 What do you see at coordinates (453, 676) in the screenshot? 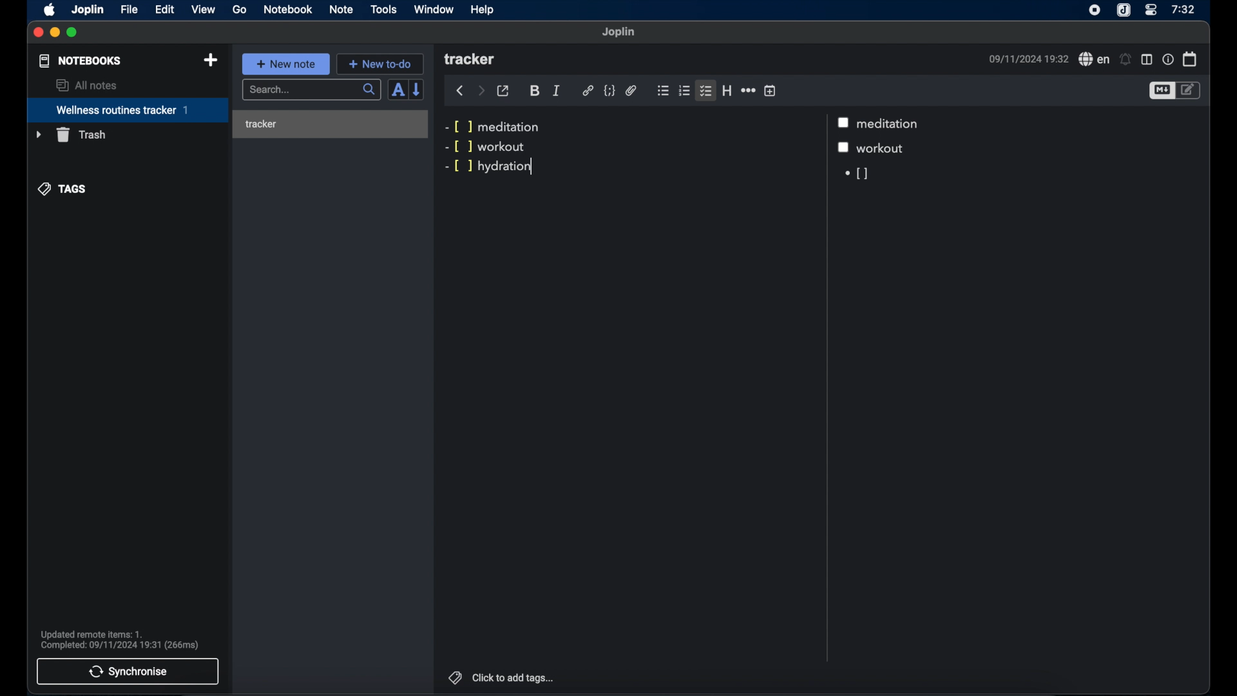
I see `tags` at bounding box center [453, 676].